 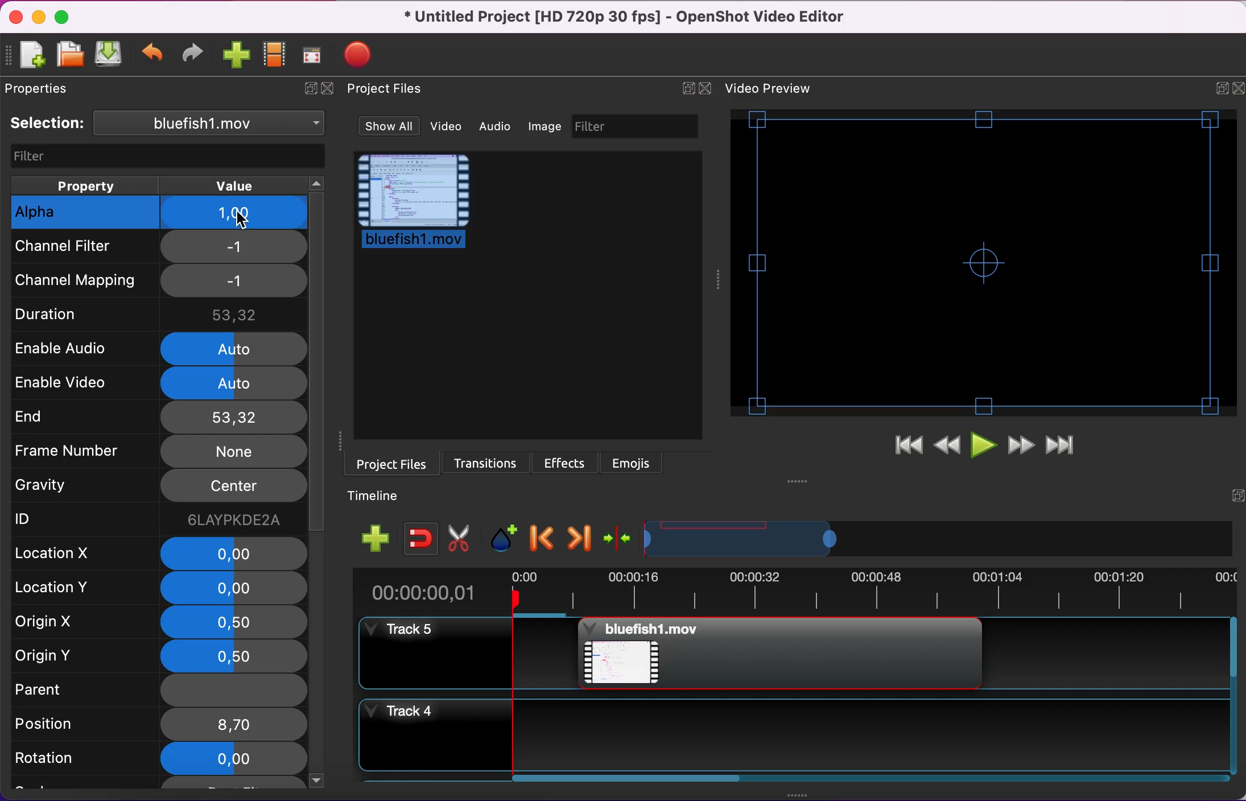 I want to click on expand/hide, so click(x=1236, y=496).